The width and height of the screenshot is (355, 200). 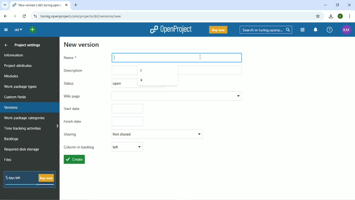 I want to click on Customize and control google chrome, so click(x=350, y=16).